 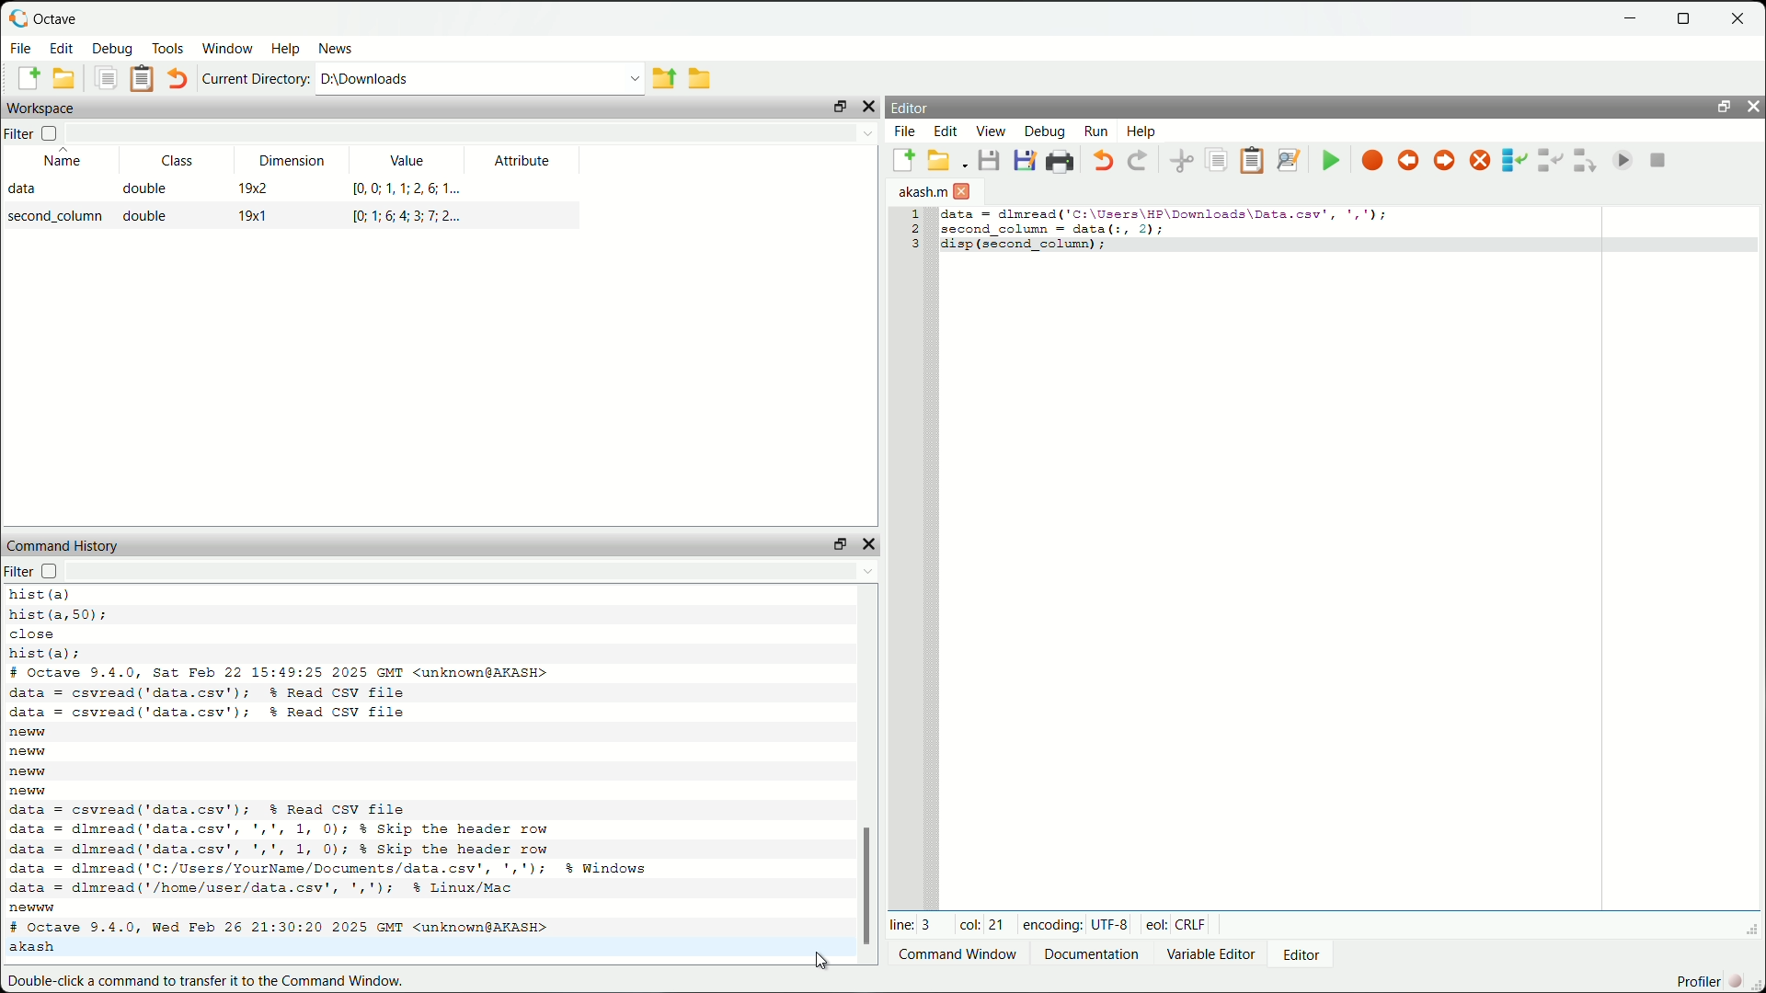 What do you see at coordinates (413, 218) in the screenshot?
I see `[0;1;6;4;3;7;2...` at bounding box center [413, 218].